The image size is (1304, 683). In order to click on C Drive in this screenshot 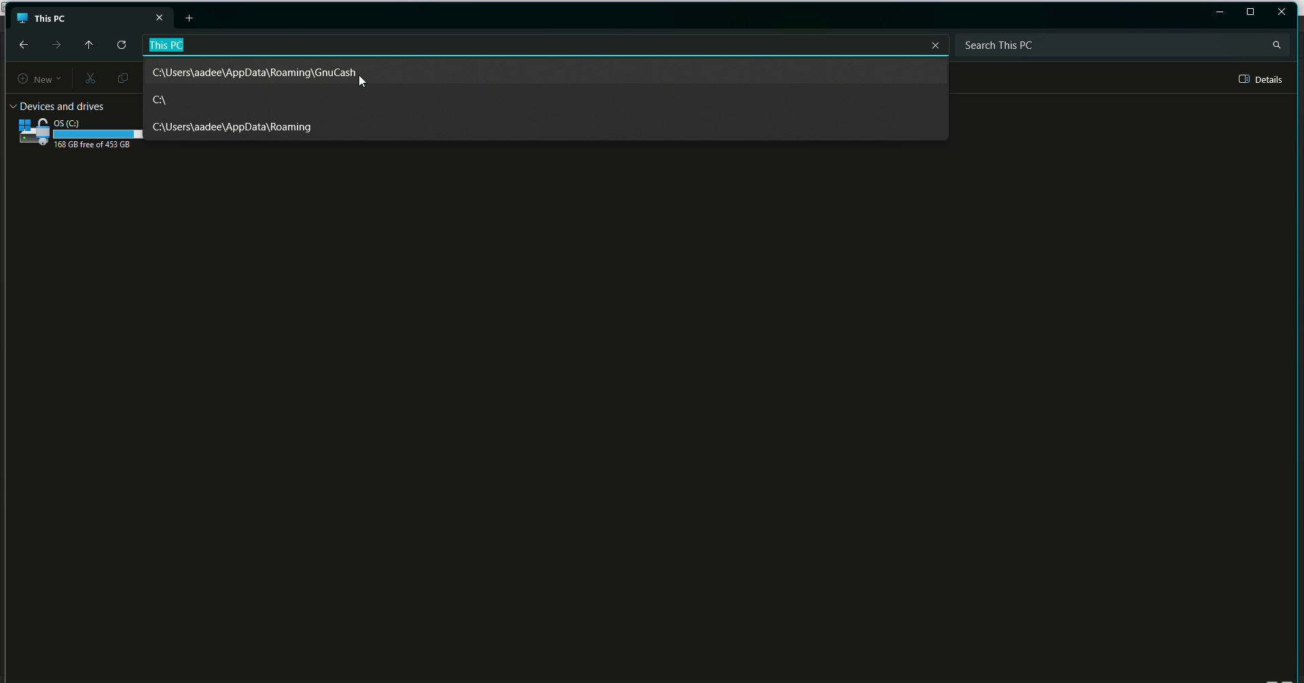, I will do `click(166, 101)`.